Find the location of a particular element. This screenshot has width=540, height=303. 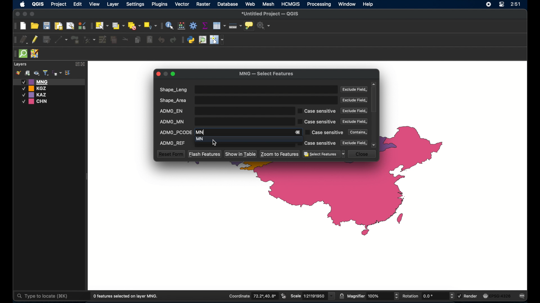

switches mouse to configurable pointer is located at coordinates (217, 40).